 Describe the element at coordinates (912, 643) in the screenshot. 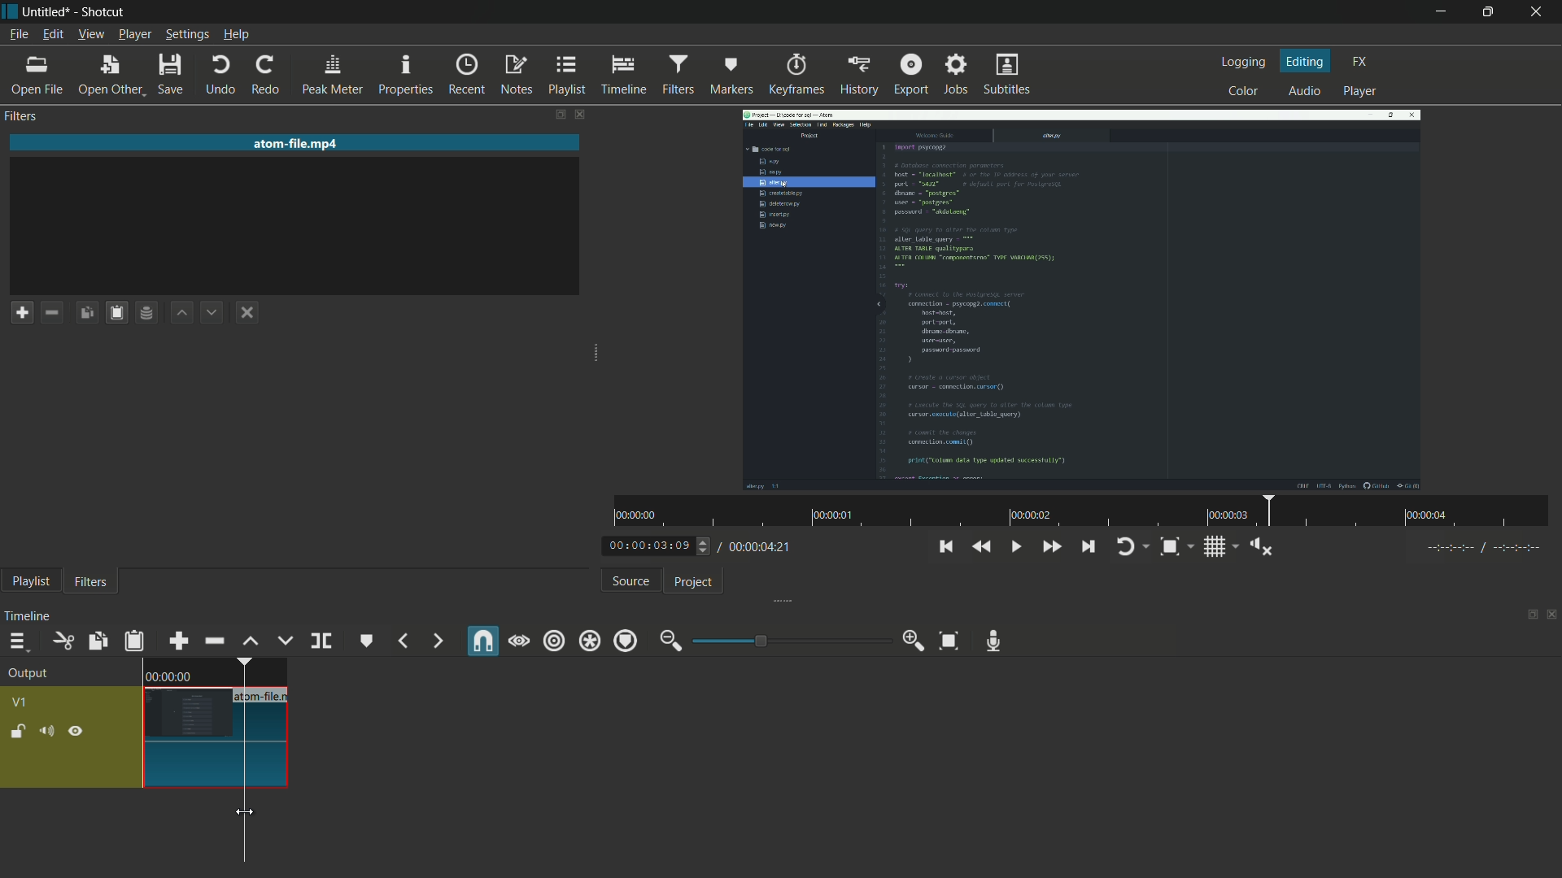

I see `zoom in` at that location.